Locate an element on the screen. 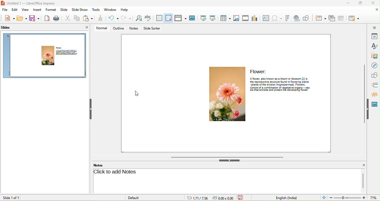 This screenshot has width=380, height=201. undo is located at coordinates (113, 18).